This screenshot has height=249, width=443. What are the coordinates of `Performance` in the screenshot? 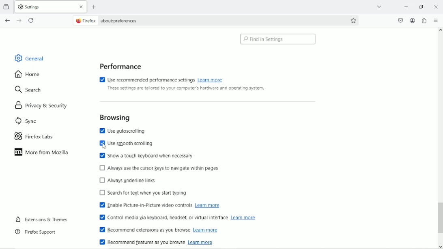 It's located at (119, 65).